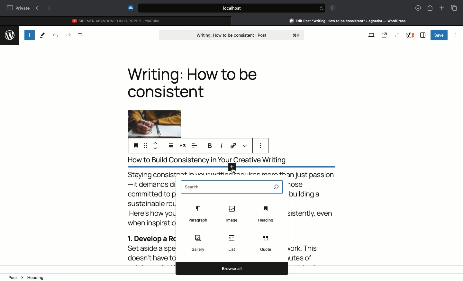 The height and width of the screenshot is (281, 463). What do you see at coordinates (348, 21) in the screenshot?
I see `Clicking on Wordpress tab` at bounding box center [348, 21].